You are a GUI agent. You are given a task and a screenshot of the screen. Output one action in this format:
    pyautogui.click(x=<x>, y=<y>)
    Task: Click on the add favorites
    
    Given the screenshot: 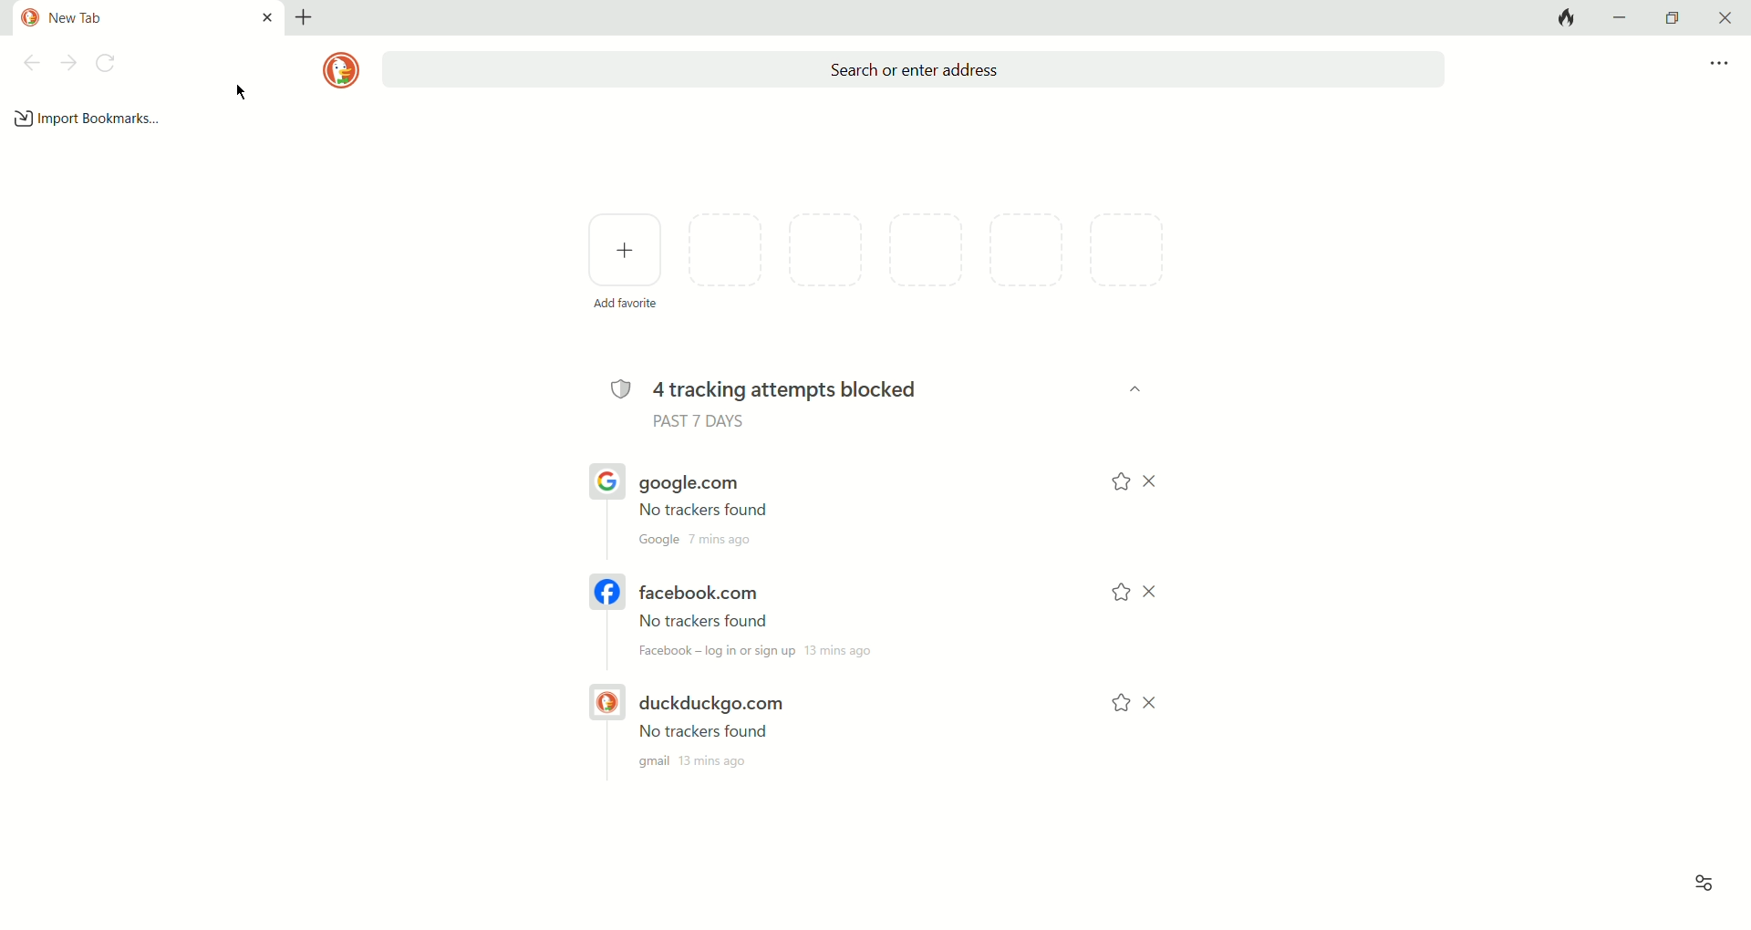 What is the action you would take?
    pyautogui.click(x=619, y=263)
    